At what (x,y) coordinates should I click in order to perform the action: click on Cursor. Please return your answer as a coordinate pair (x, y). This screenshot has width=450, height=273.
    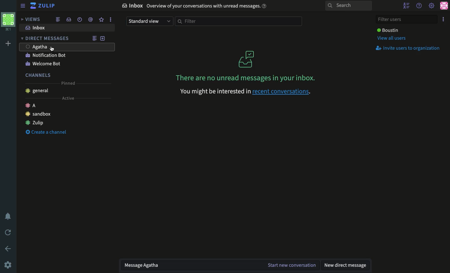
    Looking at the image, I should click on (54, 50).